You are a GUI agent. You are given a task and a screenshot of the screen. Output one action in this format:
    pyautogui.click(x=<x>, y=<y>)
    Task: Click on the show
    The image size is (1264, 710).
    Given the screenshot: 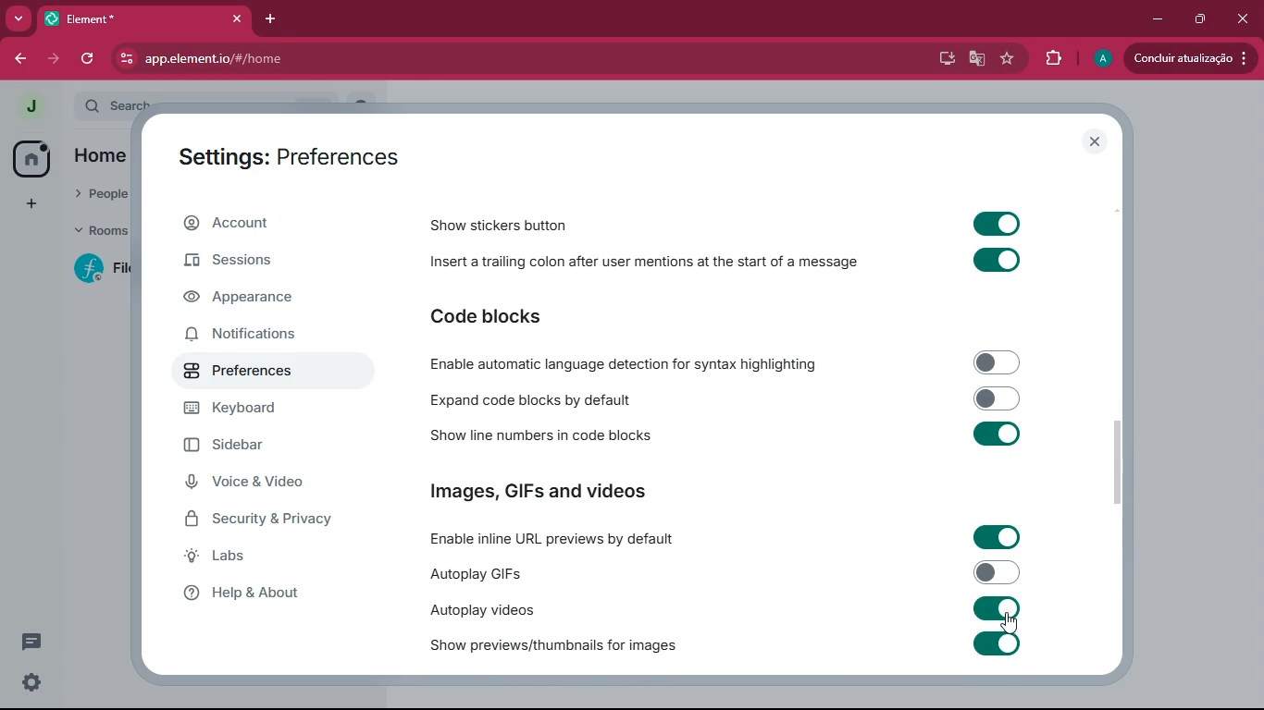 What is the action you would take?
    pyautogui.click(x=553, y=646)
    